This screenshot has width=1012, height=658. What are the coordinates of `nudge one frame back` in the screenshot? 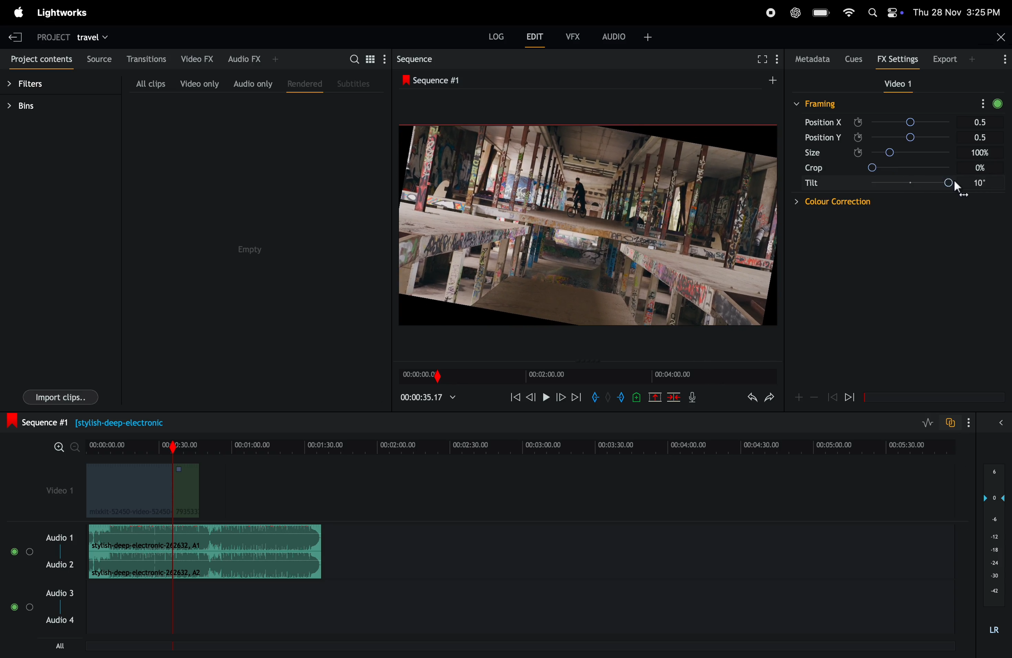 It's located at (531, 400).